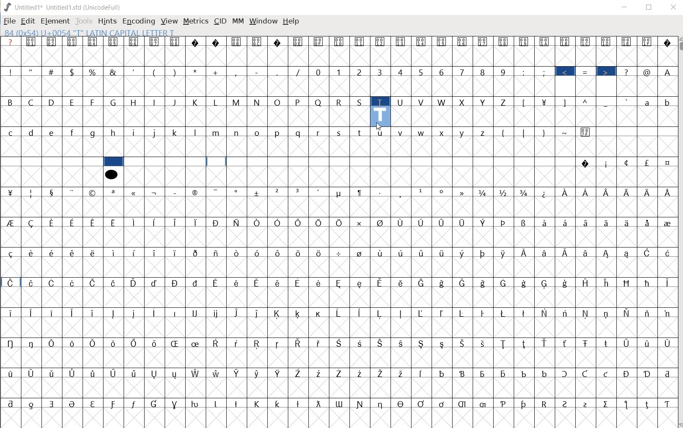  What do you see at coordinates (73, 103) in the screenshot?
I see `E` at bounding box center [73, 103].